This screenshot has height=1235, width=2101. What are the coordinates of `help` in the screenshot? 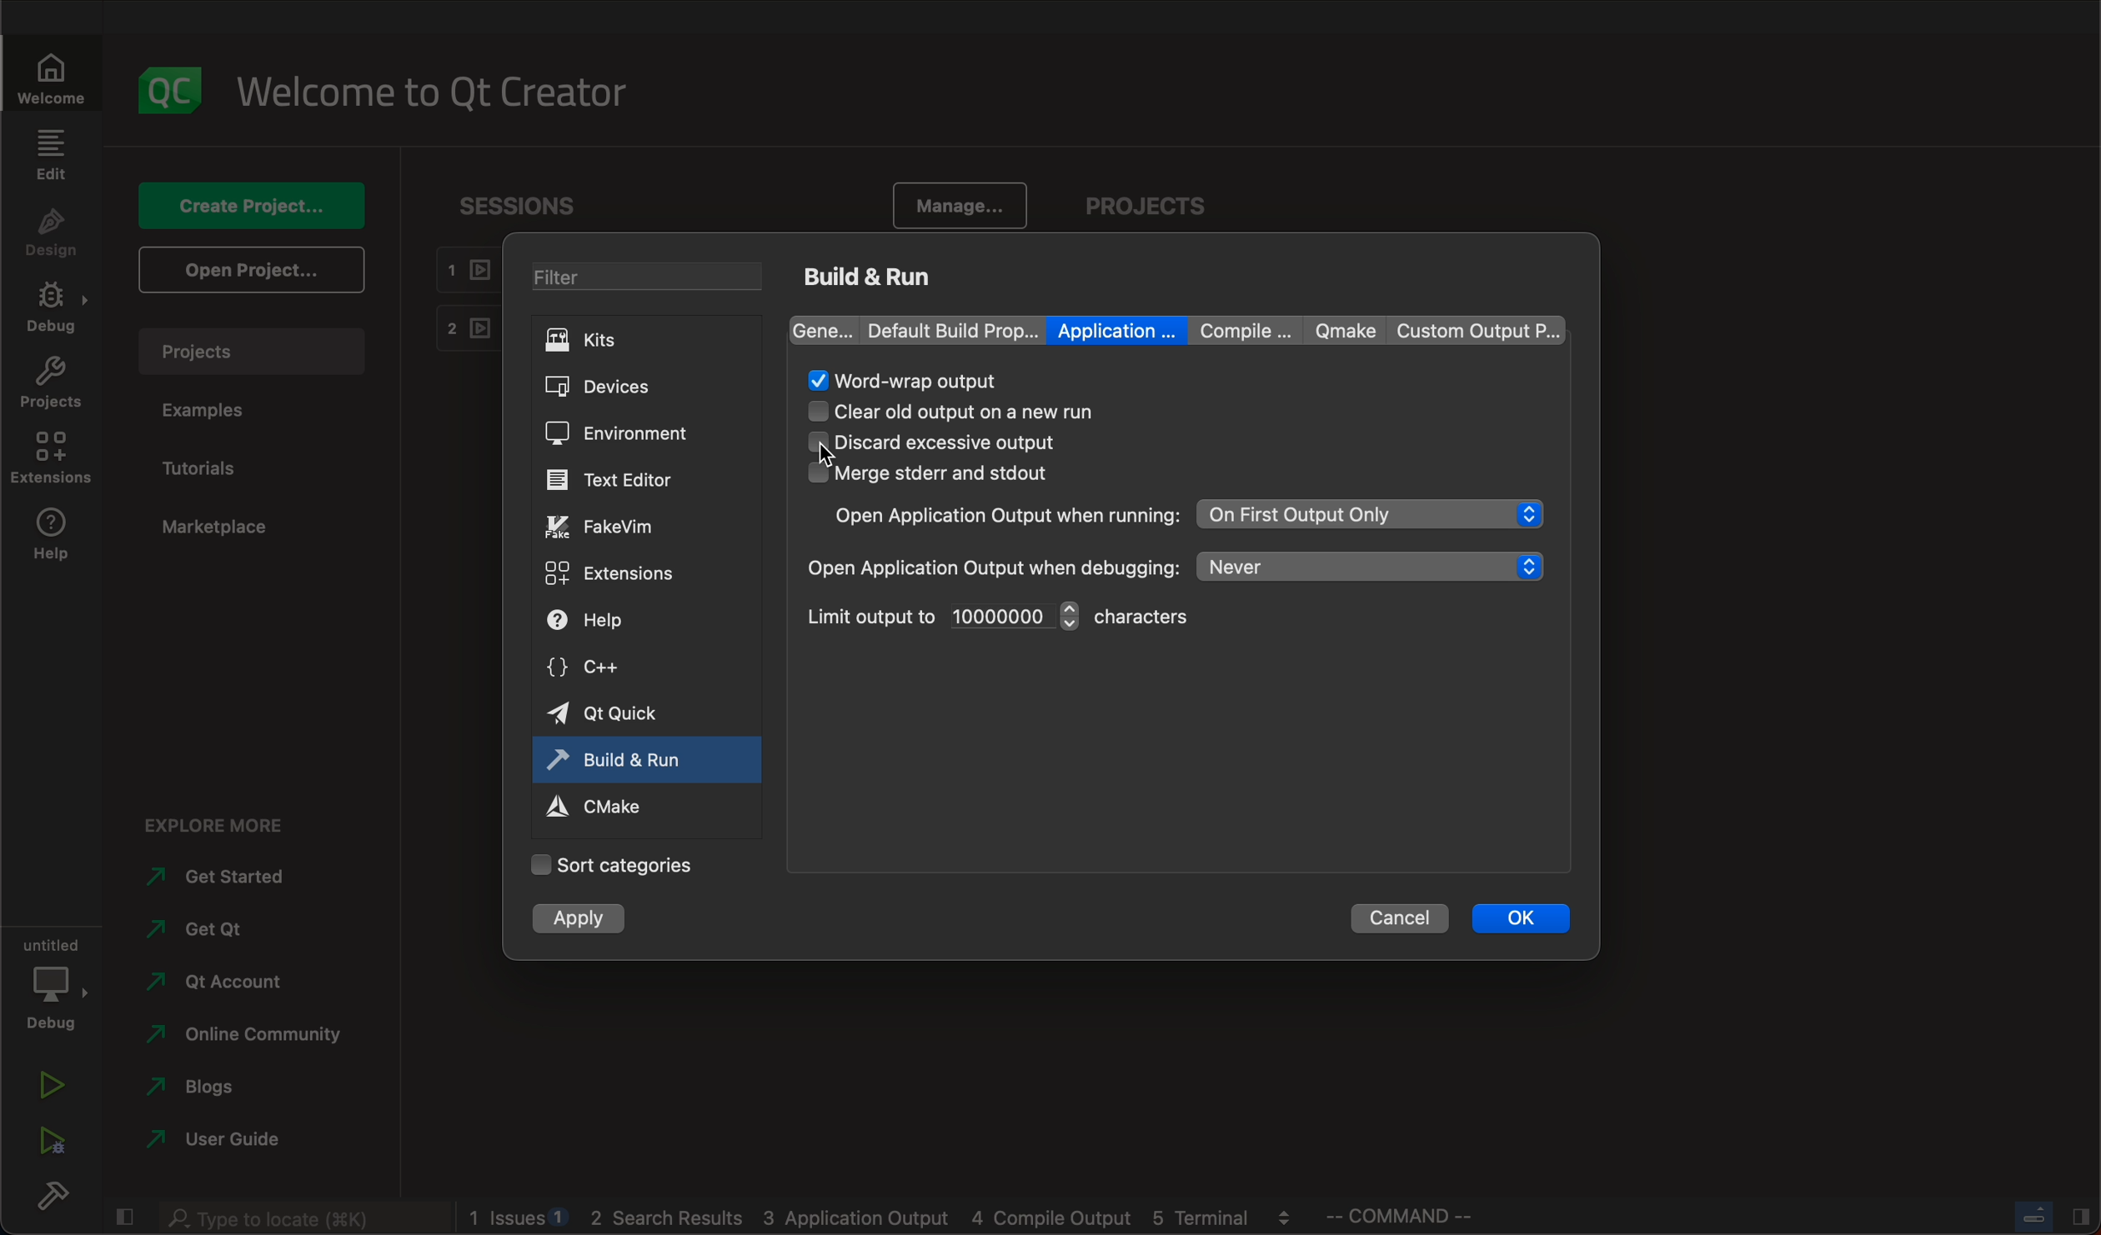 It's located at (629, 621).